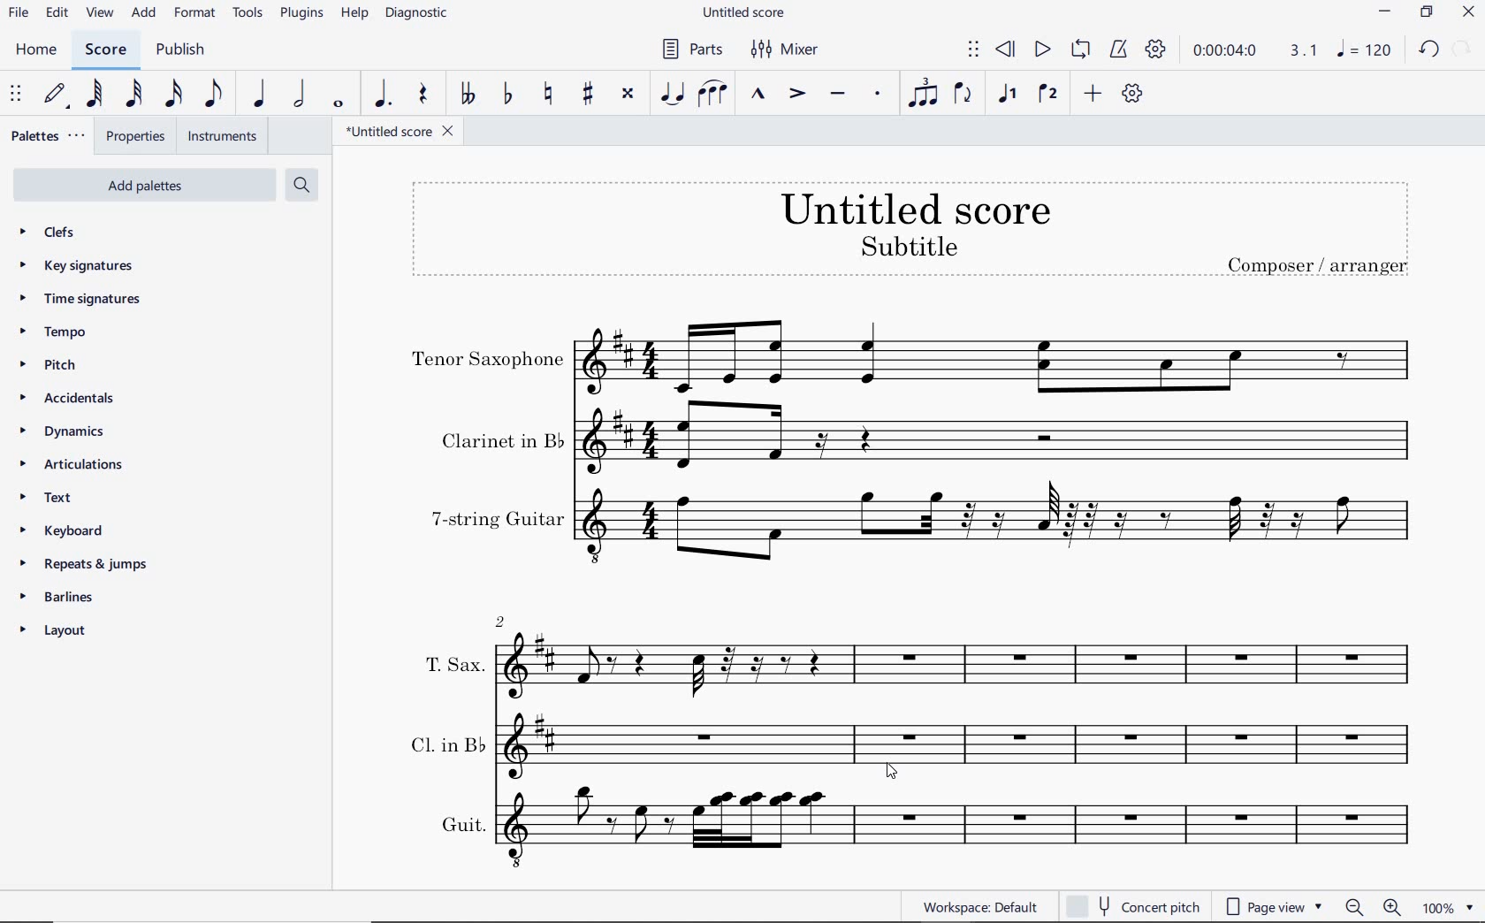 Image resolution: width=1485 pixels, height=923 pixels. I want to click on 32ND NOTE, so click(134, 95).